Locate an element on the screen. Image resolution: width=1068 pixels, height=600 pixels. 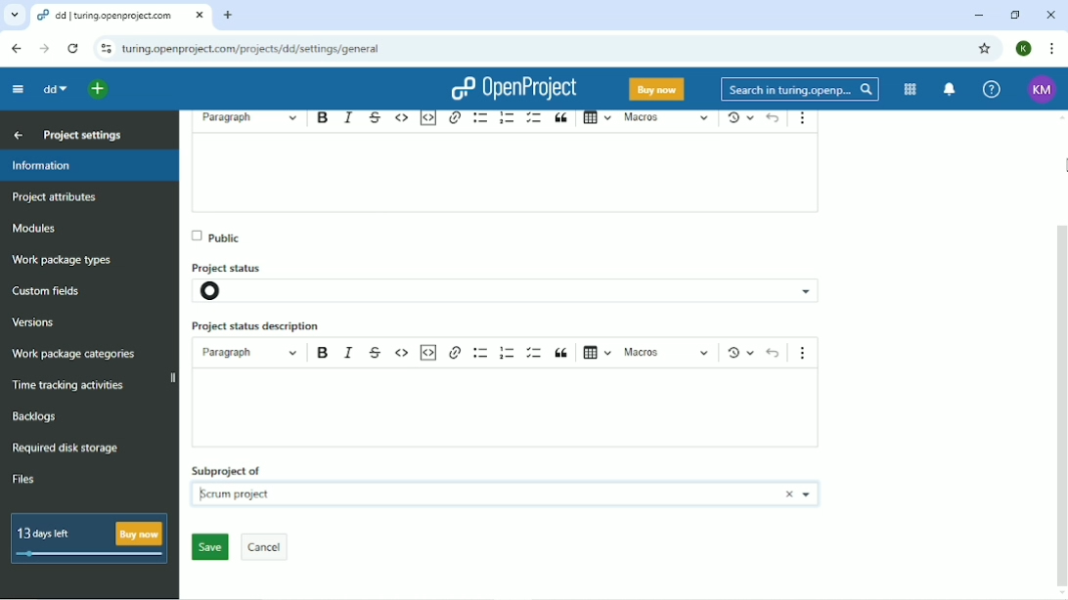
Block quote is located at coordinates (562, 353).